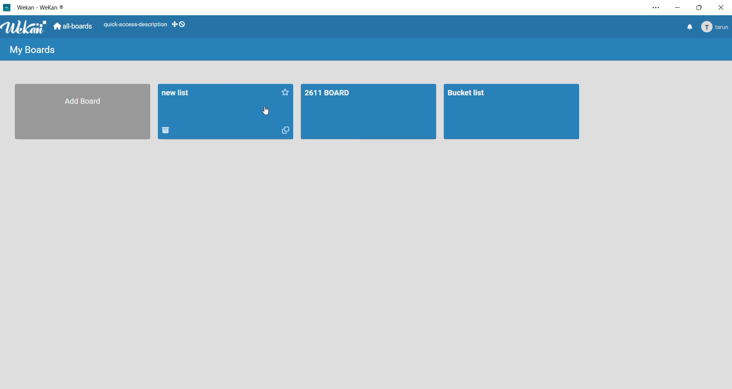 The width and height of the screenshot is (732, 389). What do you see at coordinates (716, 27) in the screenshot?
I see `profile` at bounding box center [716, 27].